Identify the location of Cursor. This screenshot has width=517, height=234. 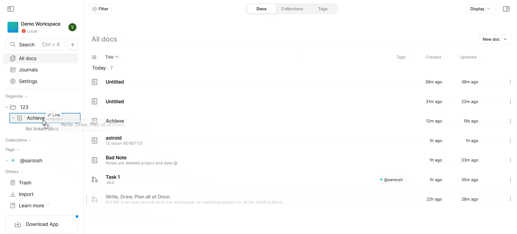
(45, 124).